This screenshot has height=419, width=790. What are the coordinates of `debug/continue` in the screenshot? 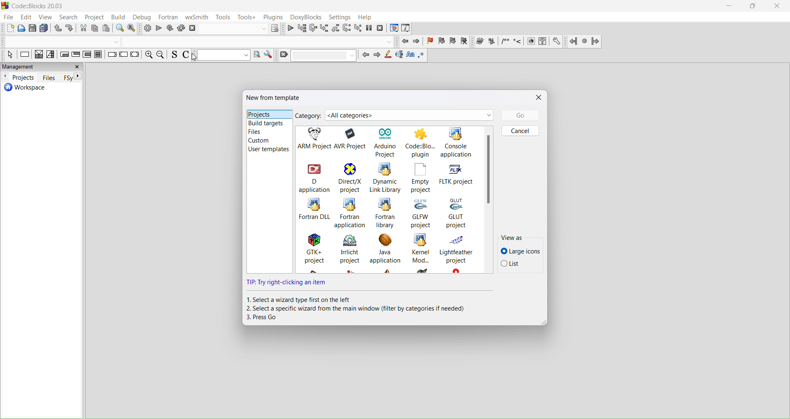 It's located at (290, 27).